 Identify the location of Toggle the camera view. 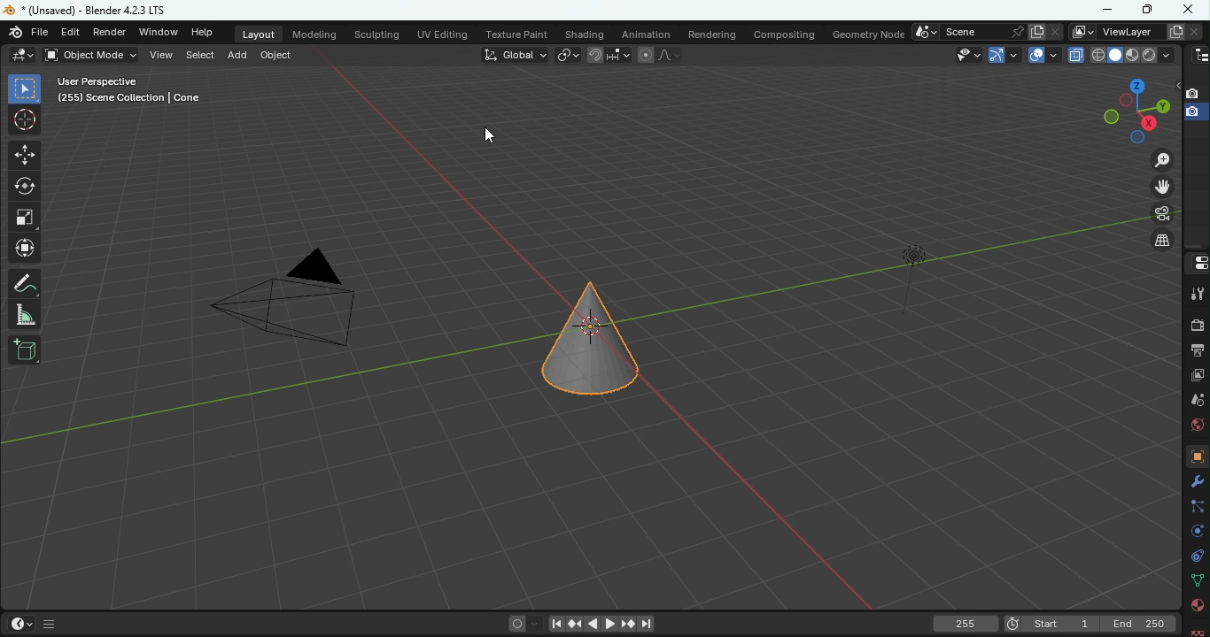
(1163, 216).